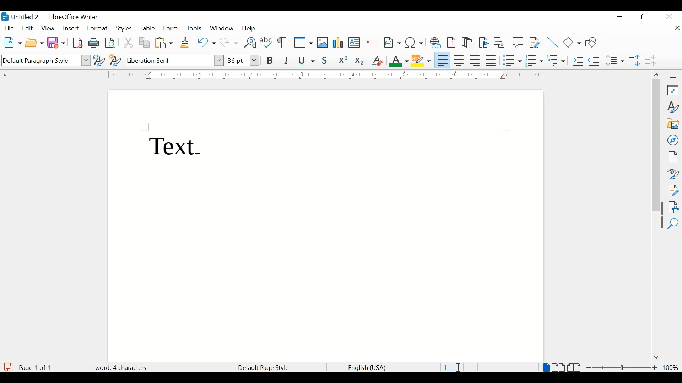 This screenshot has height=383, width=682. Describe the element at coordinates (656, 146) in the screenshot. I see `scroll box` at that location.